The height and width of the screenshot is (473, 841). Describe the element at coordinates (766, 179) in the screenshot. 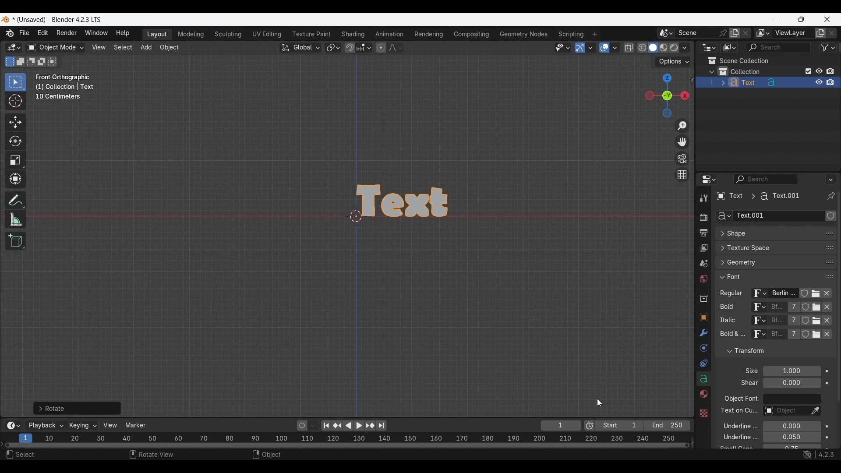

I see `Display filter` at that location.